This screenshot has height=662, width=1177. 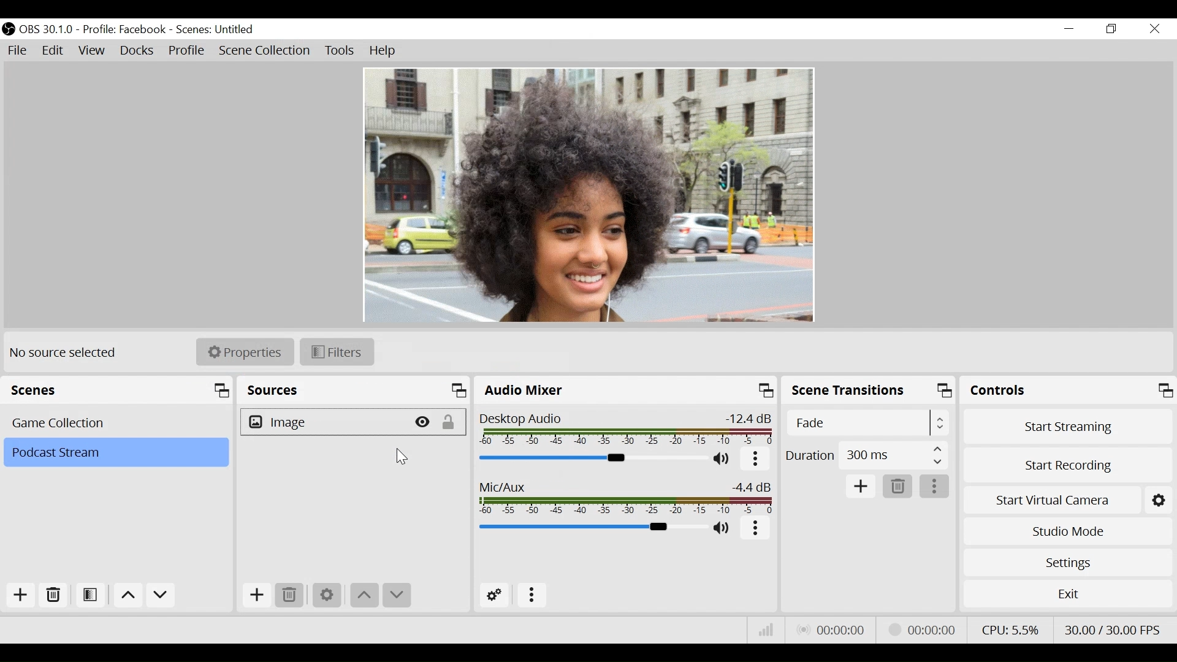 What do you see at coordinates (626, 428) in the screenshot?
I see `Desktop Audio` at bounding box center [626, 428].